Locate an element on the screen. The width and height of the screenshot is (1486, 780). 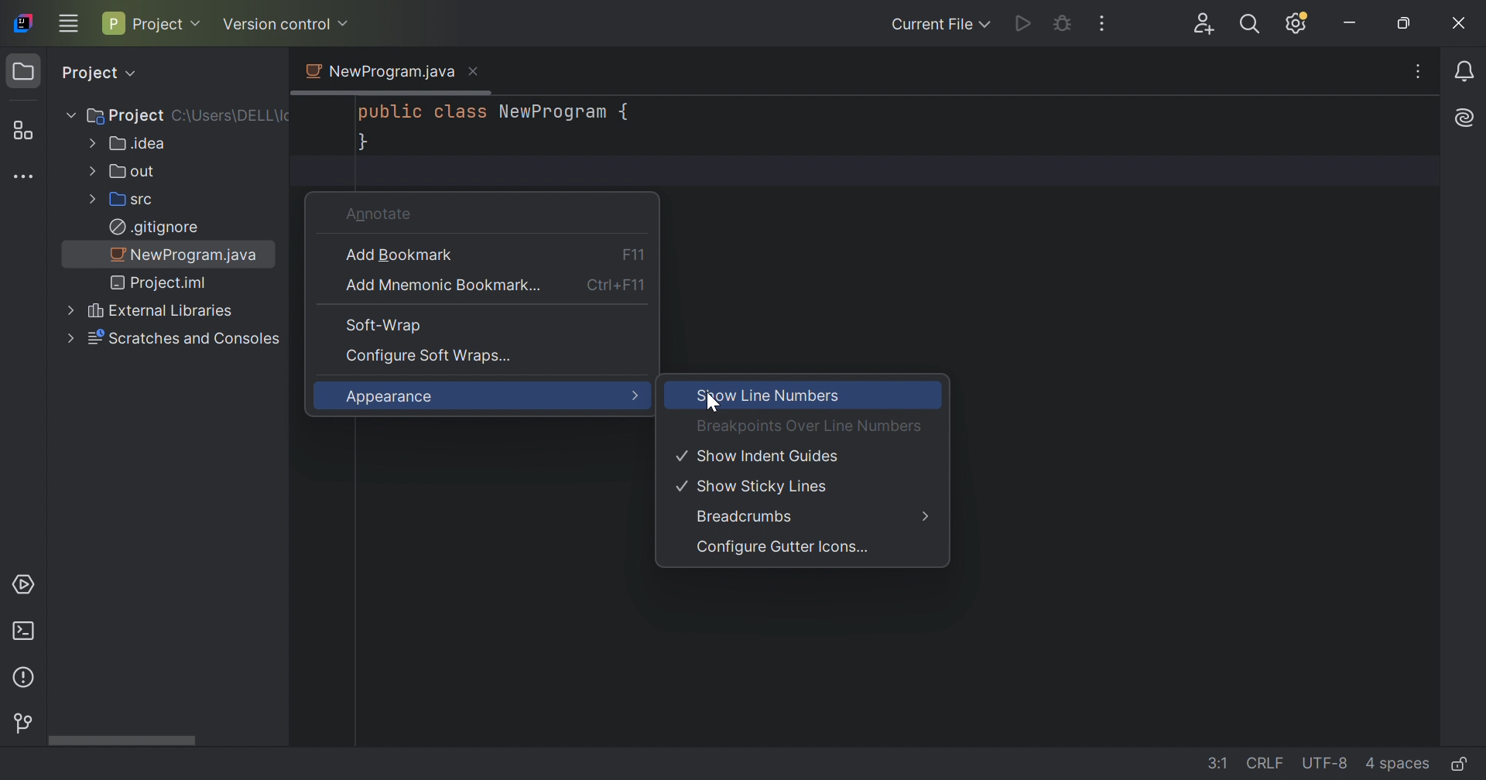
Main menu is located at coordinates (68, 22).